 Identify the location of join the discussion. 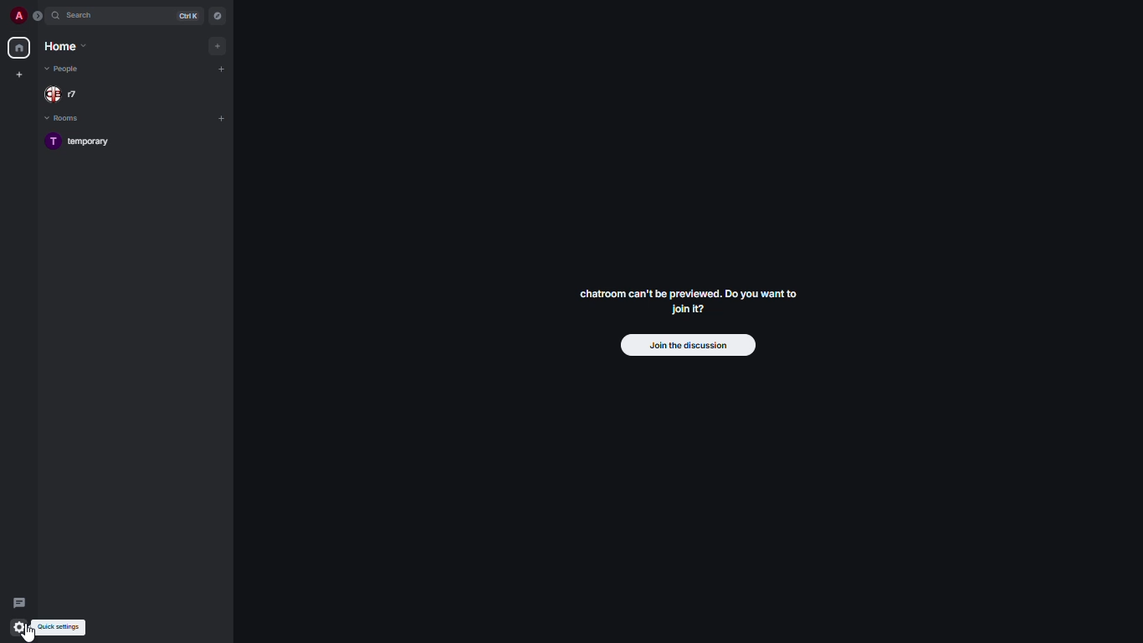
(689, 346).